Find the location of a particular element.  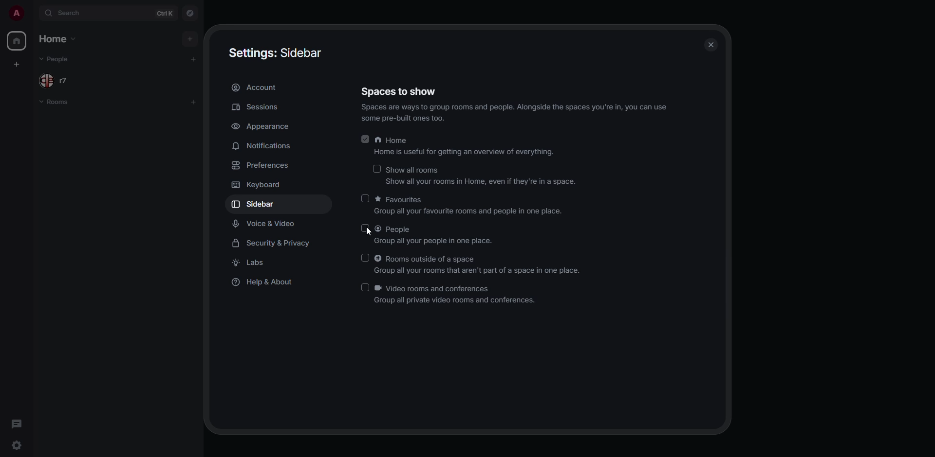

threads is located at coordinates (14, 424).